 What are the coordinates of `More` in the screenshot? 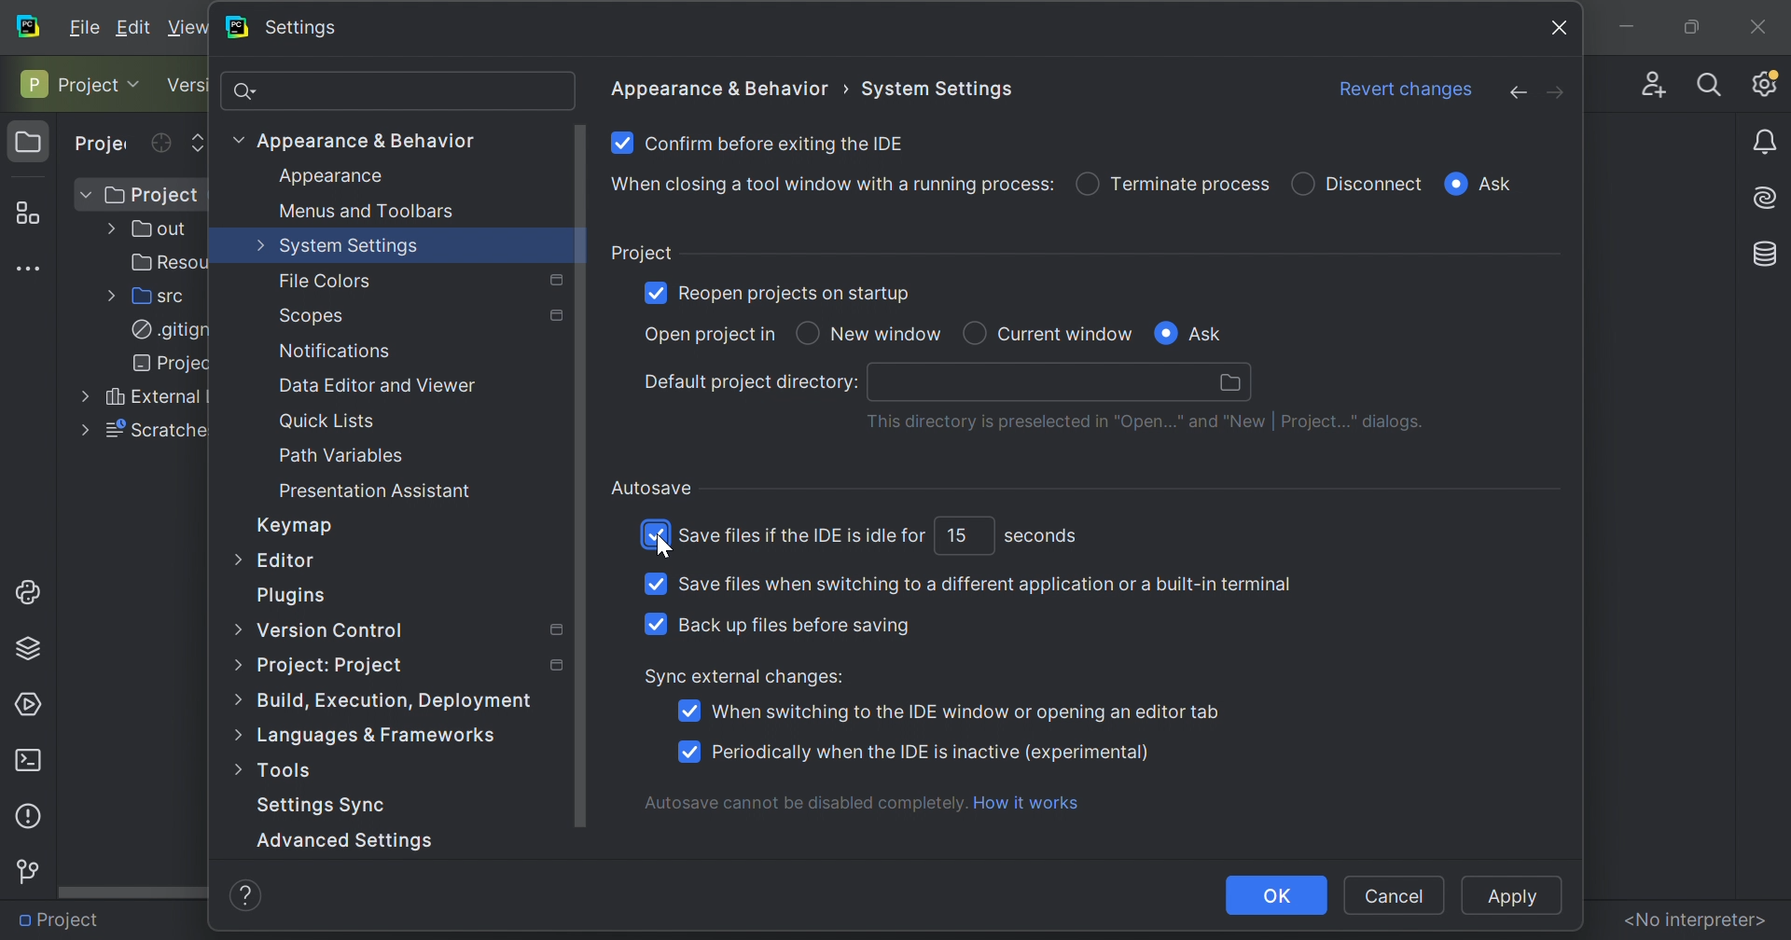 It's located at (230, 773).